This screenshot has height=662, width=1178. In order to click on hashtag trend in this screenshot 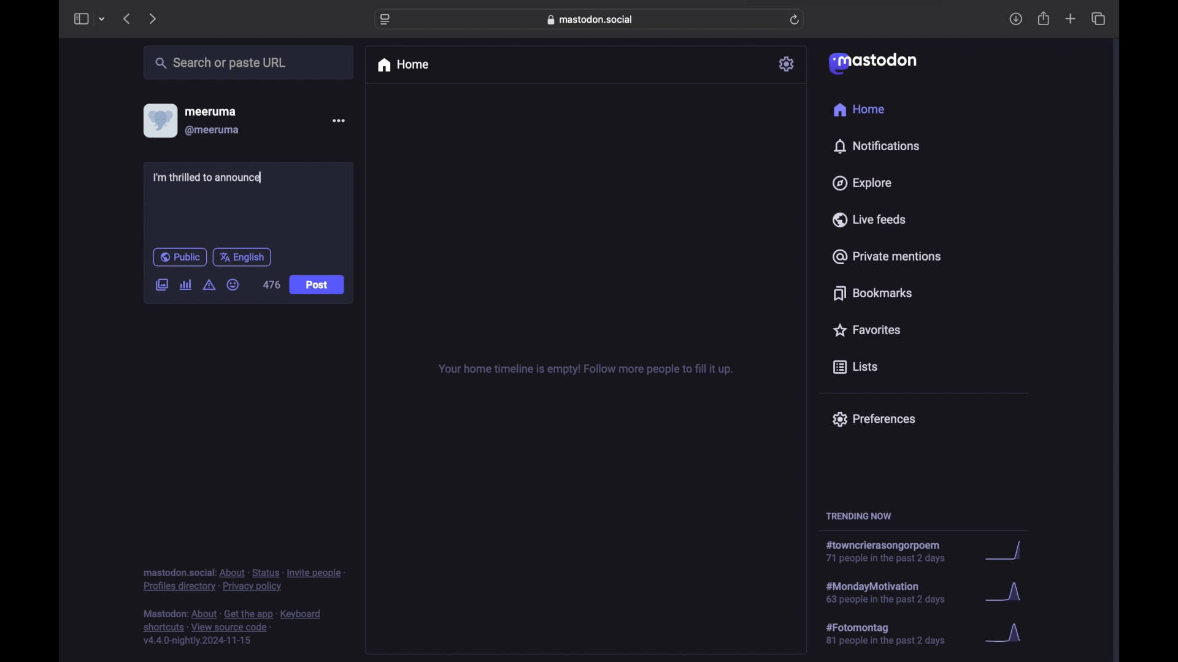, I will do `click(890, 552)`.